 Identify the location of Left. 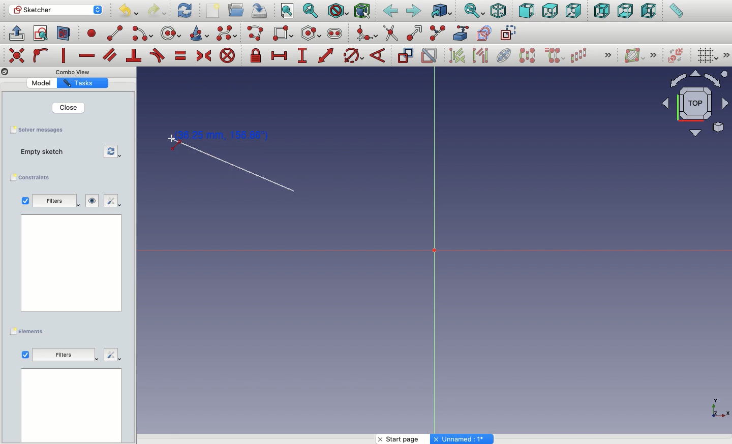
(649, 12).